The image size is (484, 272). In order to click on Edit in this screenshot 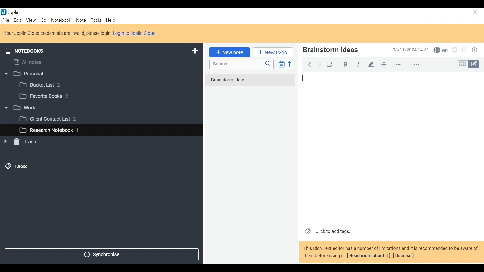, I will do `click(18, 20)`.